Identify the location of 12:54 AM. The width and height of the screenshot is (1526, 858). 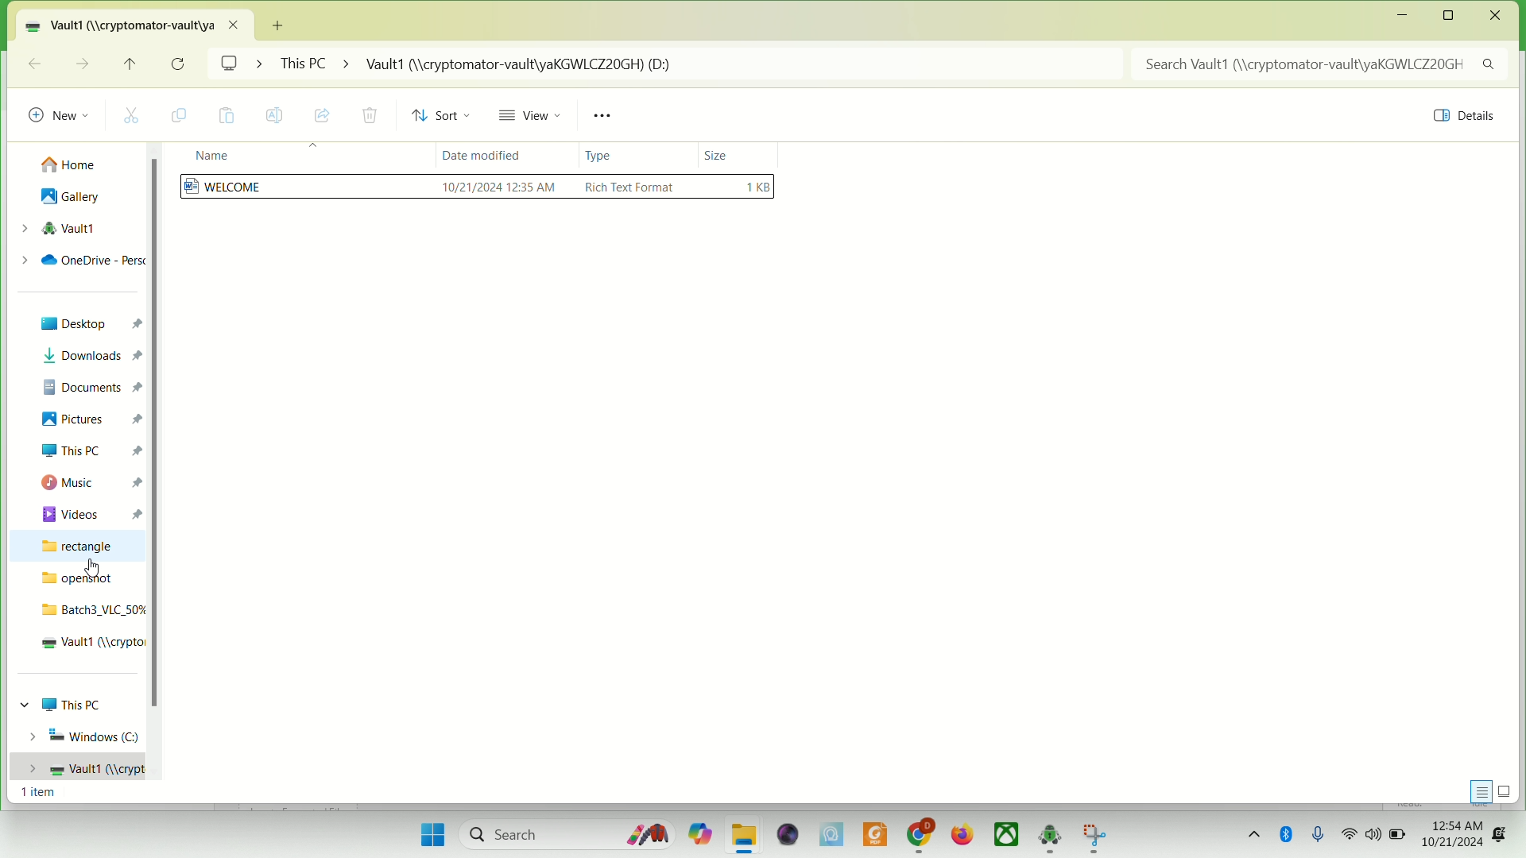
(1456, 823).